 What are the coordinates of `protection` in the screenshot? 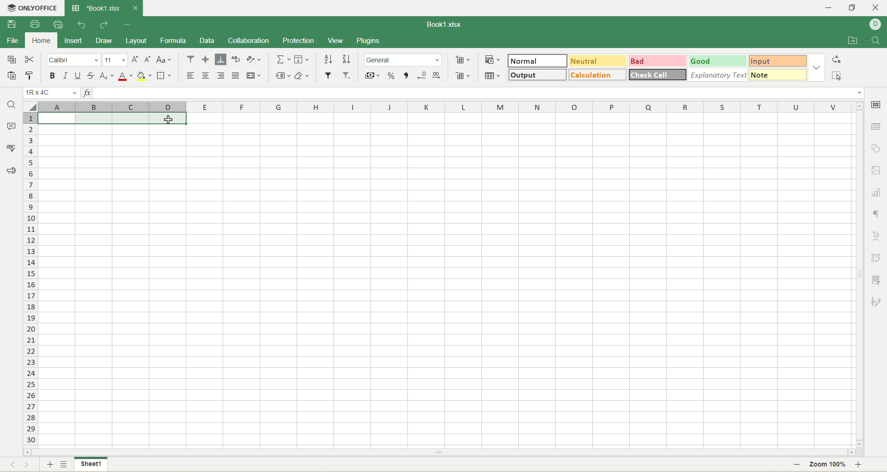 It's located at (299, 41).